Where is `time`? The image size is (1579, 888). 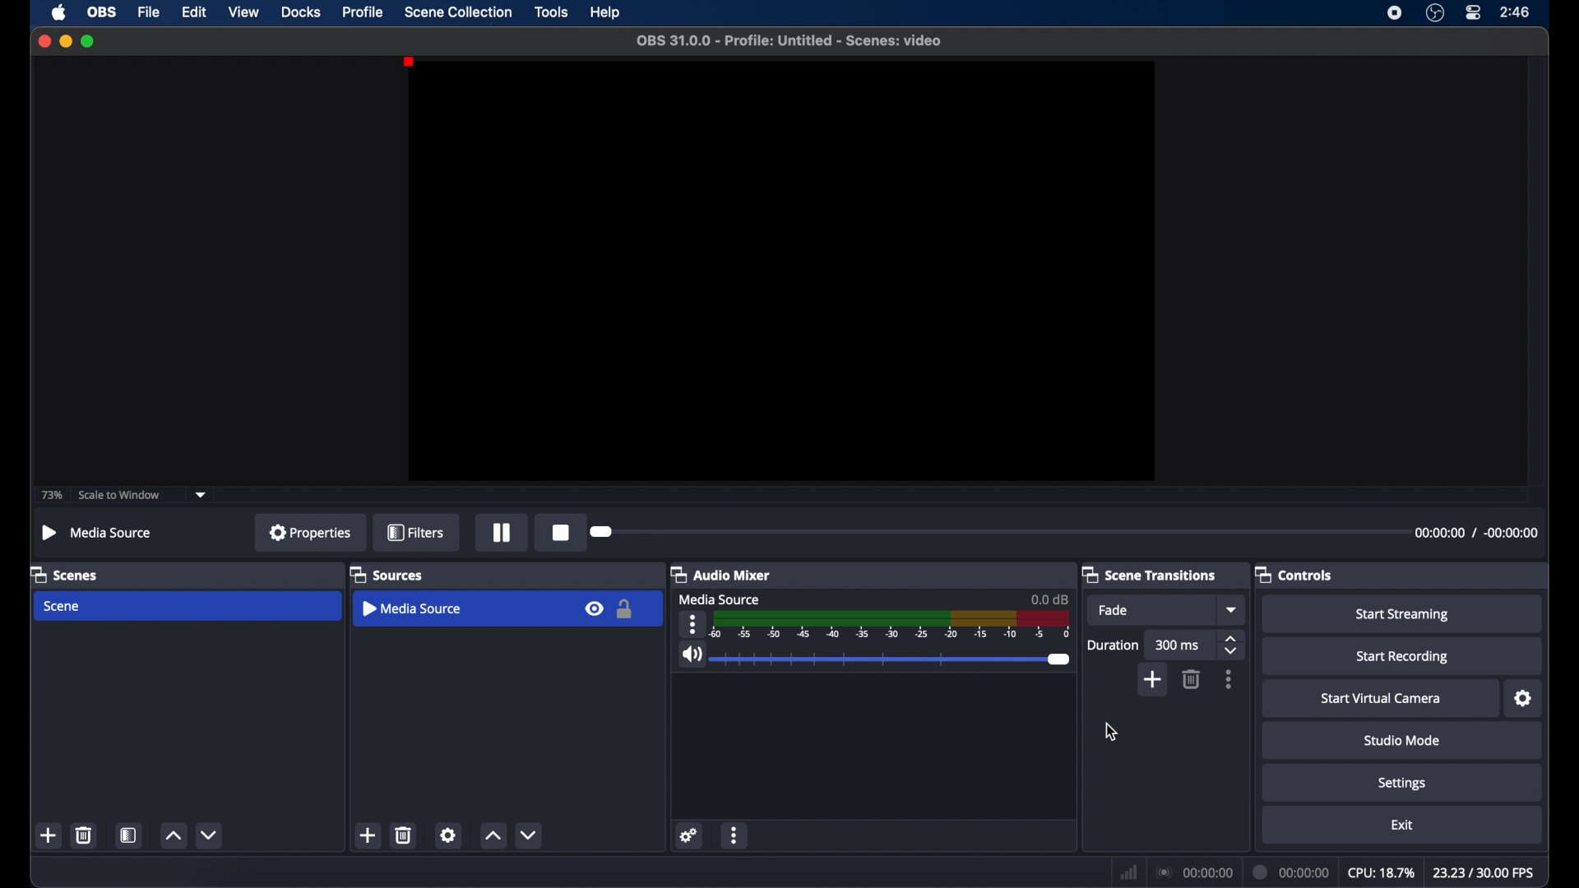
time is located at coordinates (1516, 12).